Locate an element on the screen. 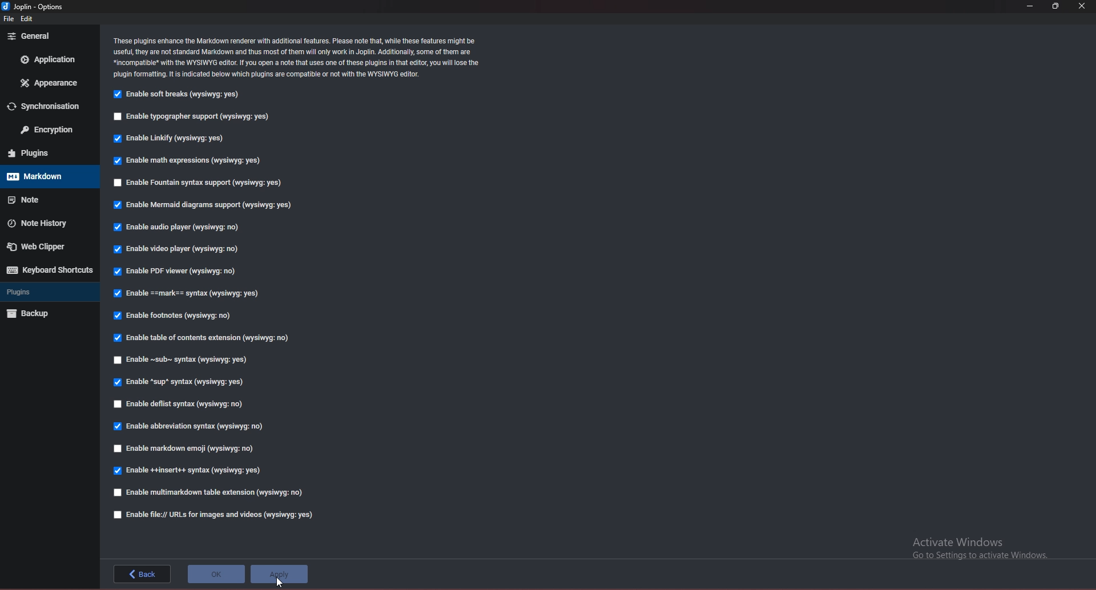 The height and width of the screenshot is (590, 1096). sync is located at coordinates (51, 106).